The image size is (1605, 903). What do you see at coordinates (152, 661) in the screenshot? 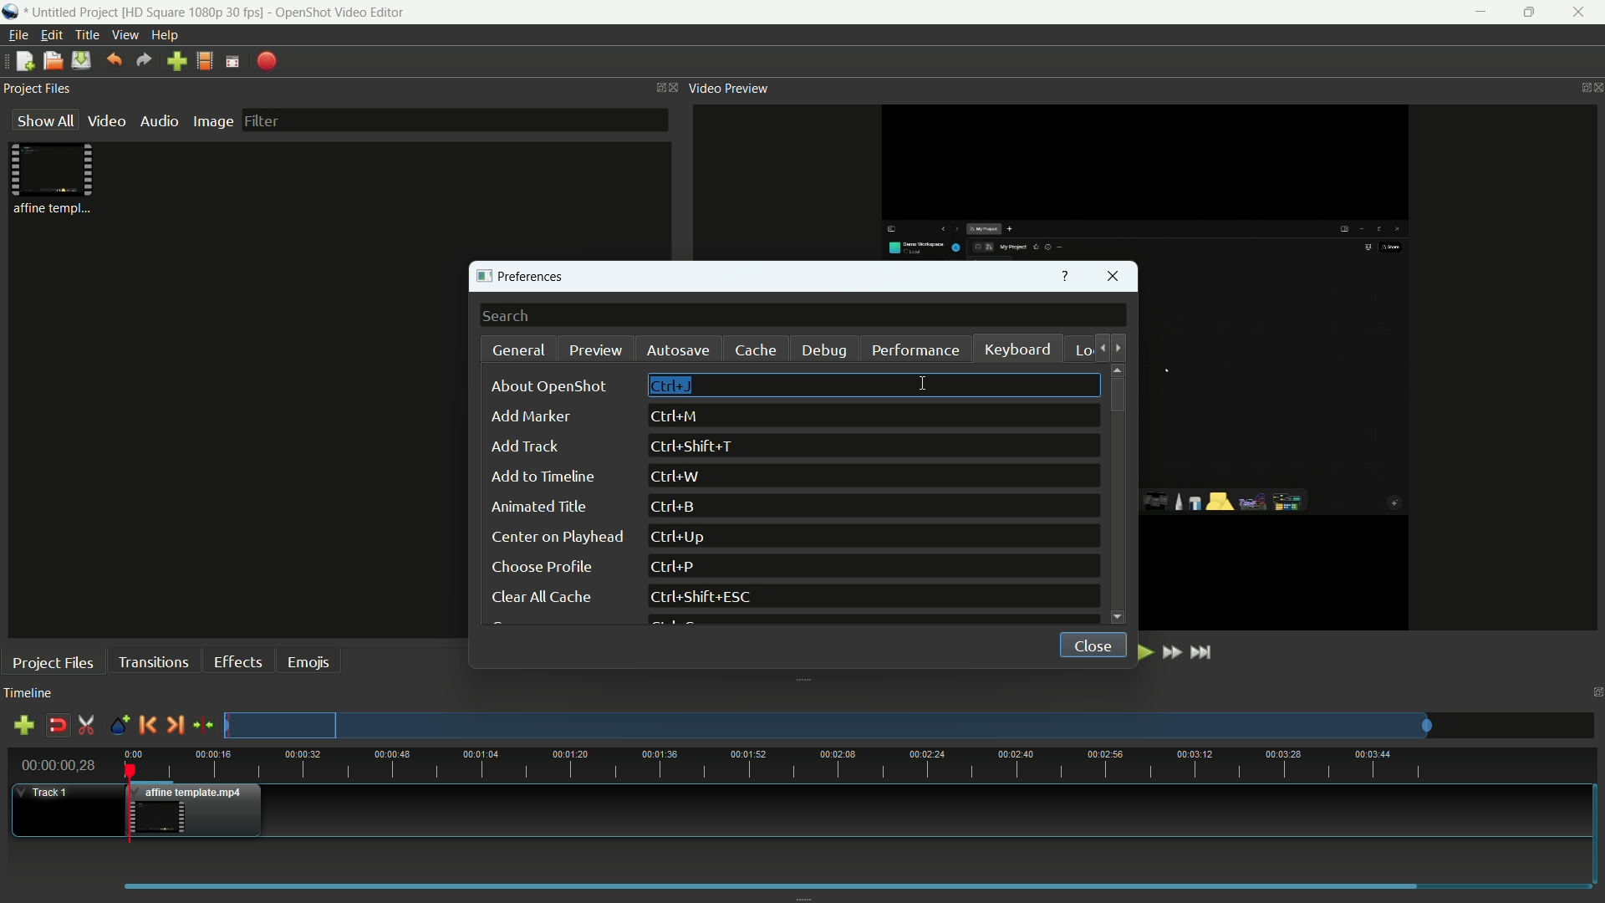
I see `transitions` at bounding box center [152, 661].